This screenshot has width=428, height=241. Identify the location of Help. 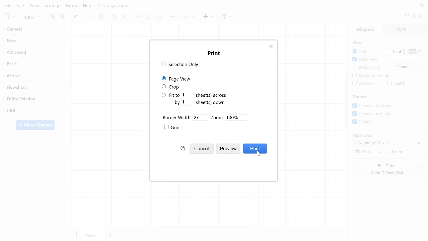
(88, 6).